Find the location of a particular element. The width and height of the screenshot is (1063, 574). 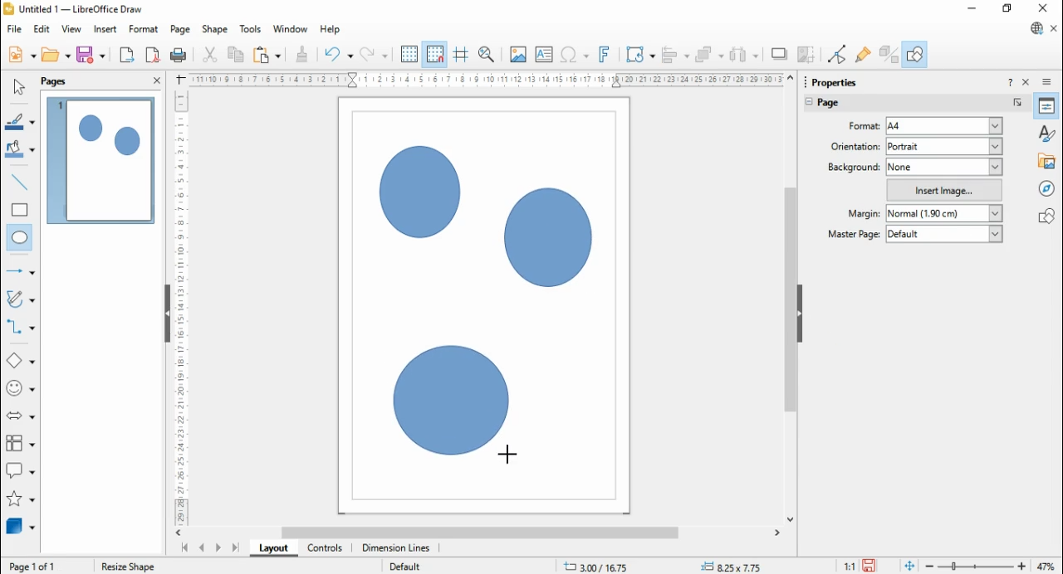

crop image is located at coordinates (808, 55).